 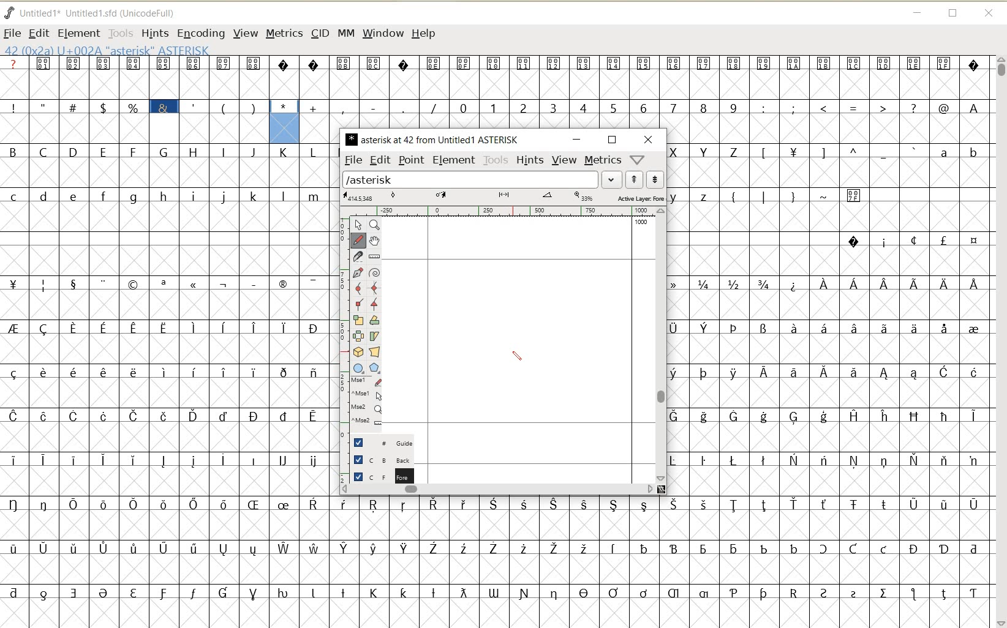 I want to click on ELEMENT, so click(x=79, y=33).